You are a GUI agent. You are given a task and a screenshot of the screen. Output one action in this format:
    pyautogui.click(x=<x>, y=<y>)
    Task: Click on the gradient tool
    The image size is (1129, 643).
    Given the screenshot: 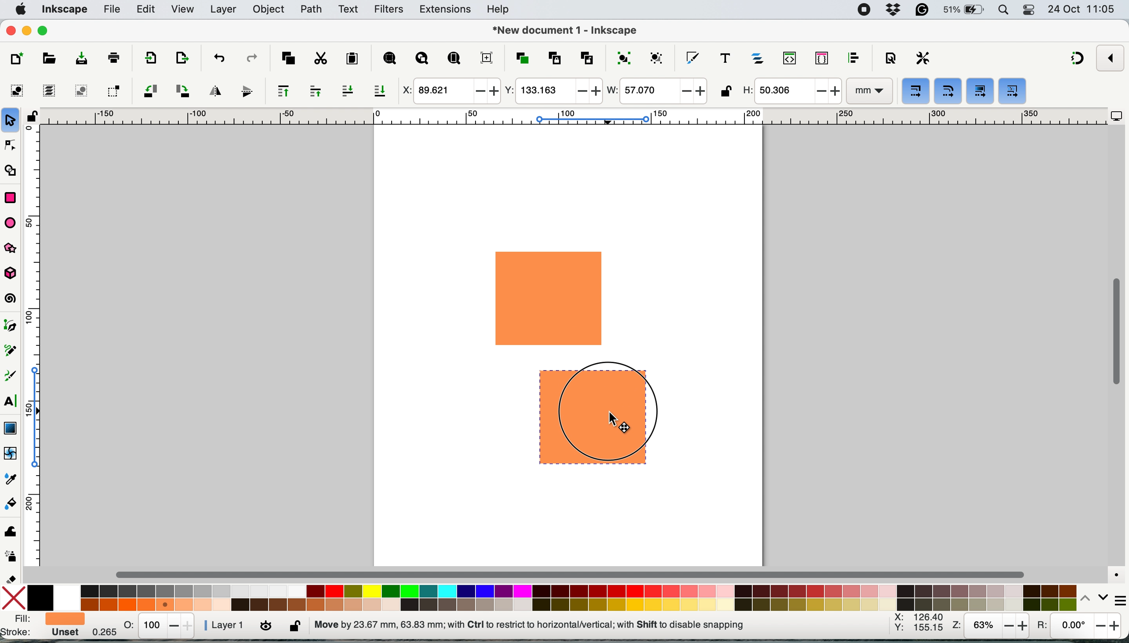 What is the action you would take?
    pyautogui.click(x=10, y=427)
    